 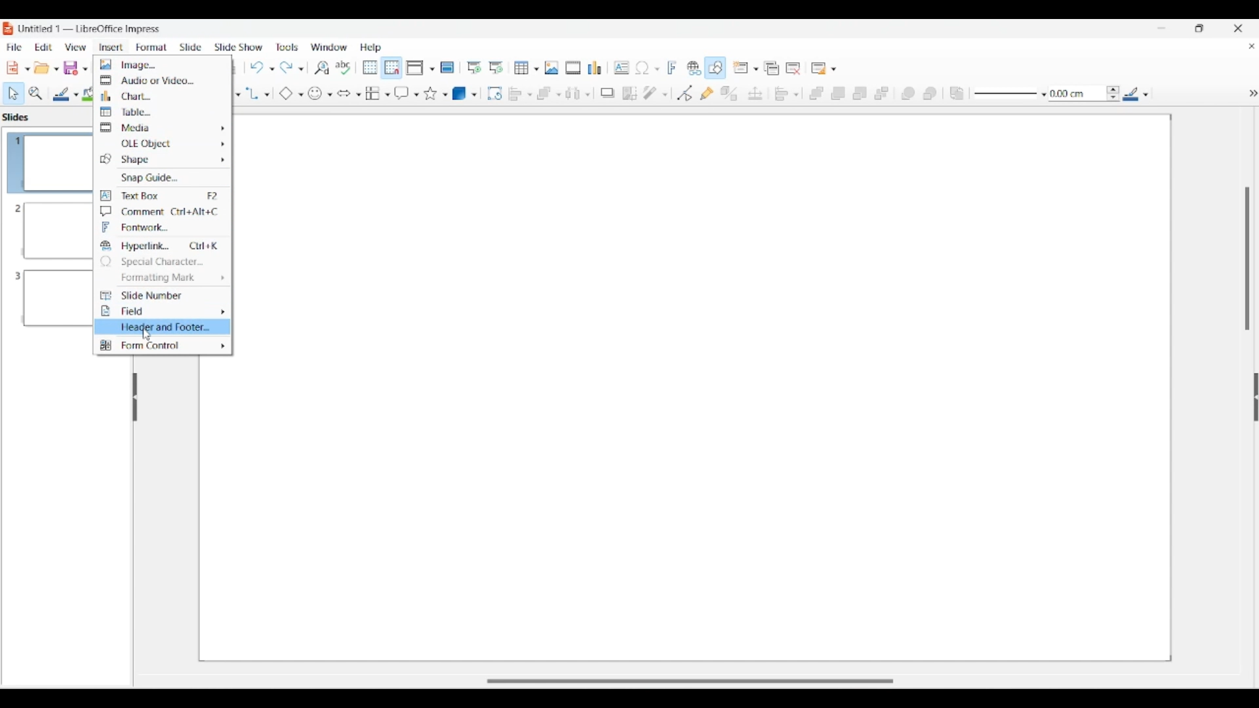 What do you see at coordinates (521, 94) in the screenshot?
I see `Align object options` at bounding box center [521, 94].